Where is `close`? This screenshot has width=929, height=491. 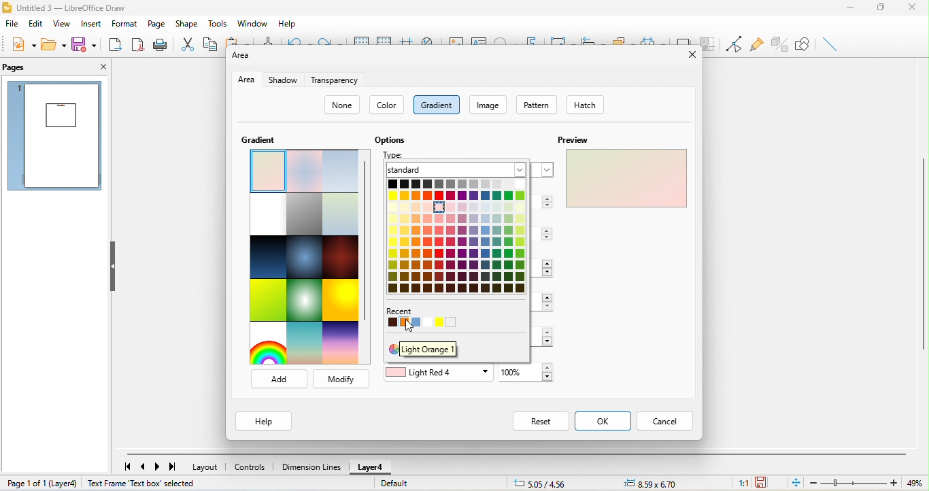
close is located at coordinates (915, 7).